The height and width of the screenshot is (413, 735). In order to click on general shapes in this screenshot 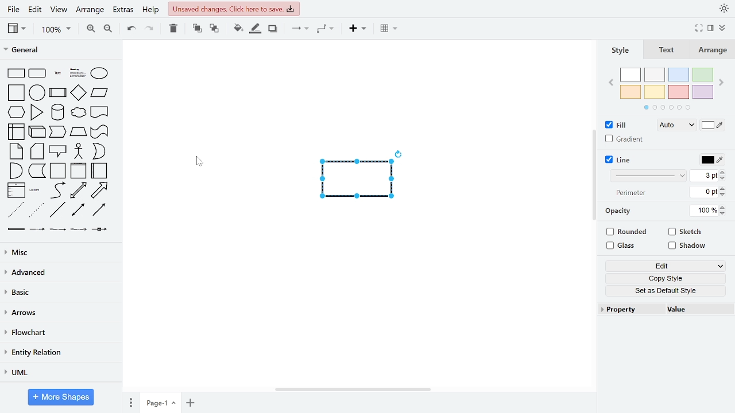, I will do `click(35, 209)`.